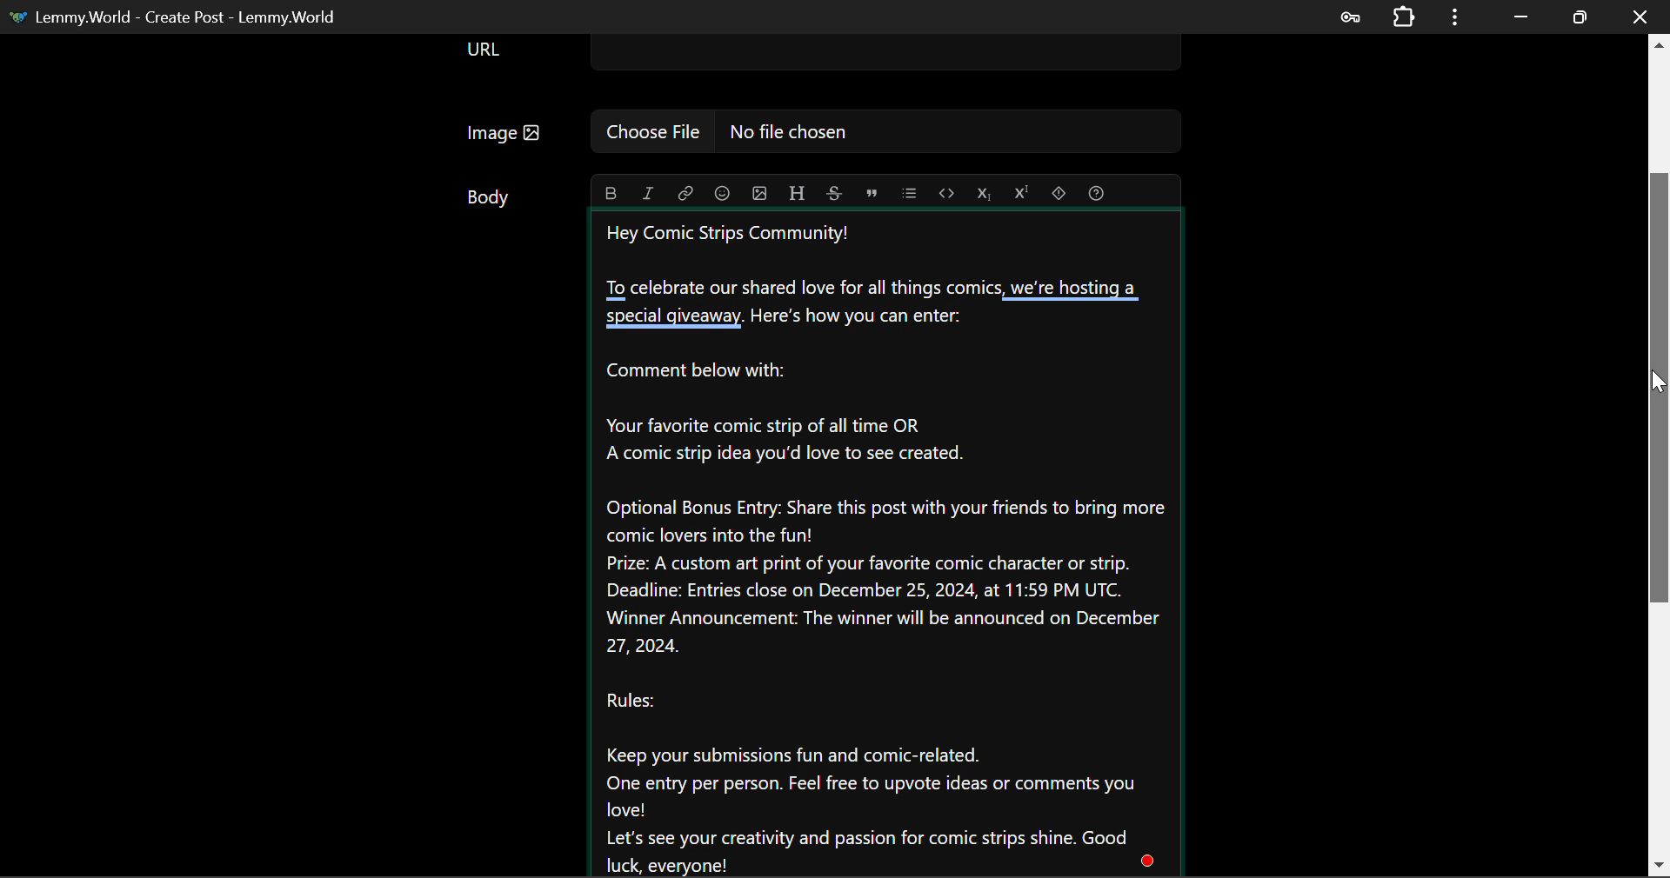 The image size is (1670, 878). Describe the element at coordinates (611, 193) in the screenshot. I see `bold` at that location.